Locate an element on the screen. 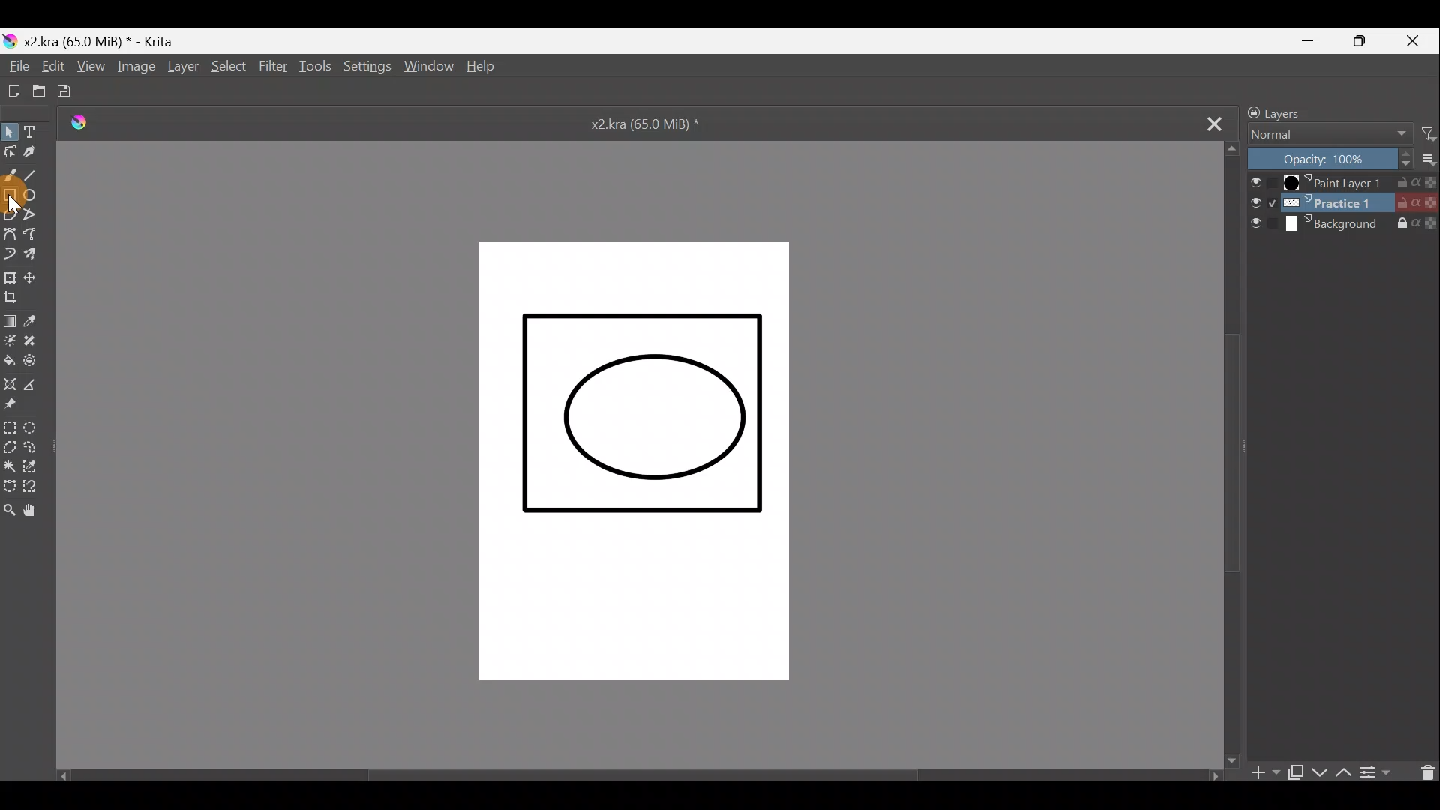  Enclose & fill tool is located at coordinates (37, 362).